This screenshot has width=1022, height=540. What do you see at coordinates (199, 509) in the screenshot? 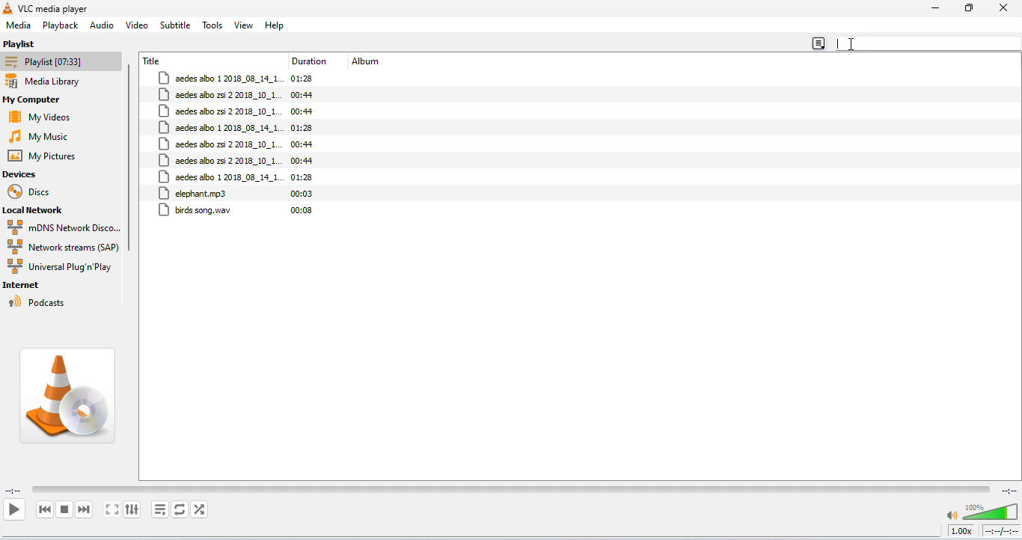
I see `random` at bounding box center [199, 509].